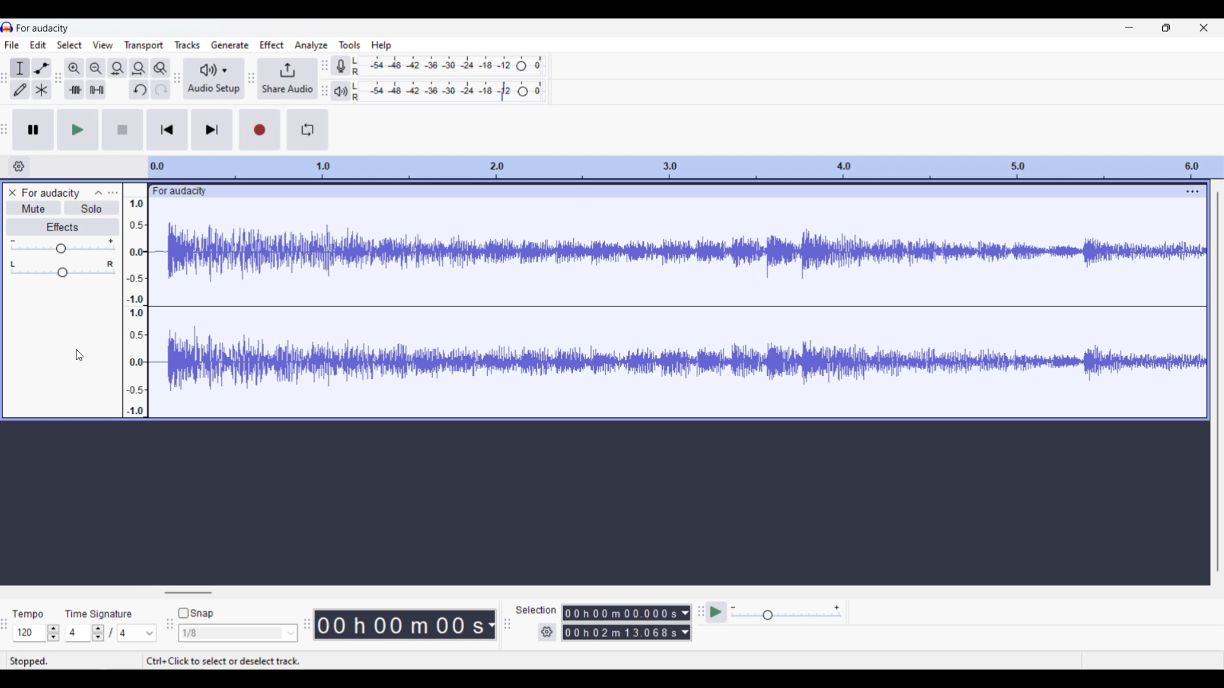  What do you see at coordinates (161, 89) in the screenshot?
I see `Redo` at bounding box center [161, 89].